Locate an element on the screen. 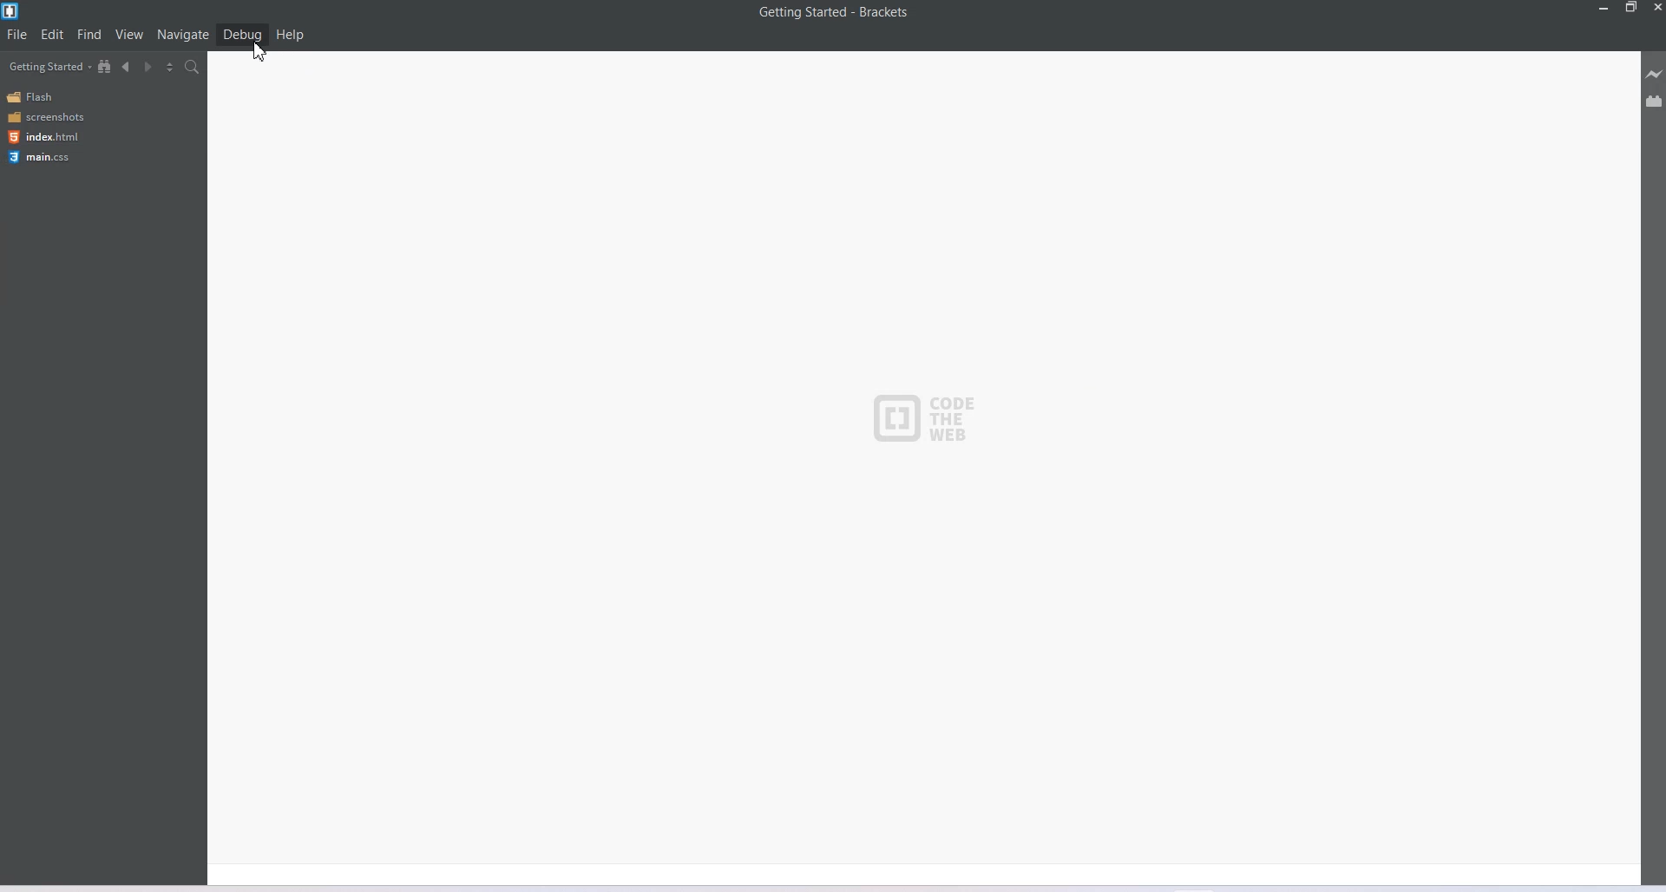 This screenshot has height=892, width=1666. Navigate Backwards is located at coordinates (127, 67).